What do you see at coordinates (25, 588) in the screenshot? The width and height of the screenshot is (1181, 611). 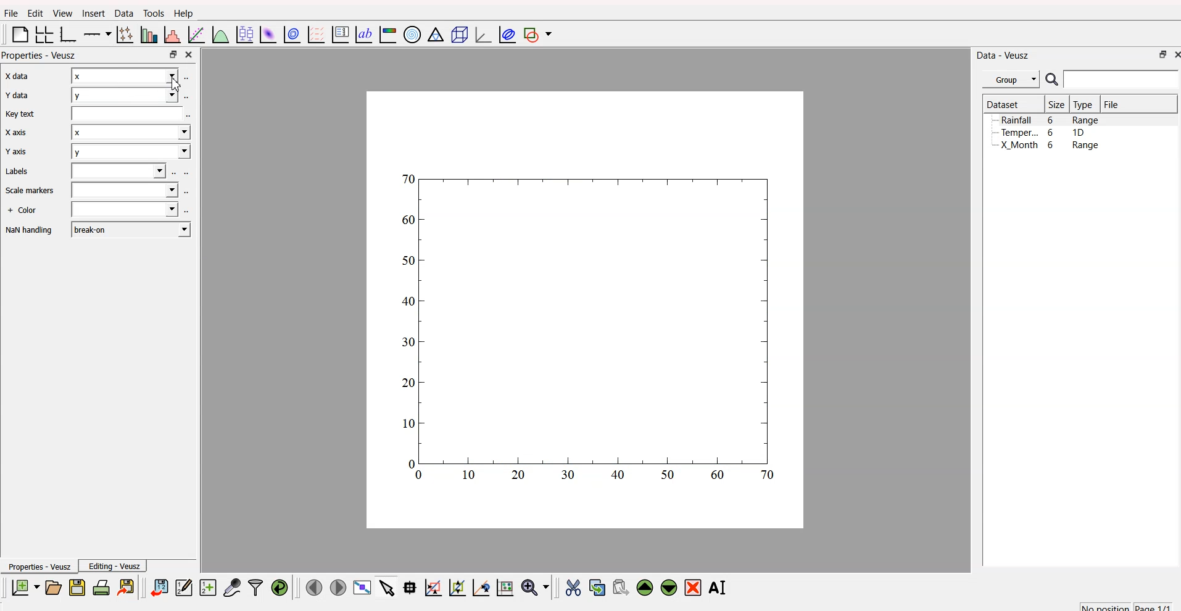 I see `new document` at bounding box center [25, 588].